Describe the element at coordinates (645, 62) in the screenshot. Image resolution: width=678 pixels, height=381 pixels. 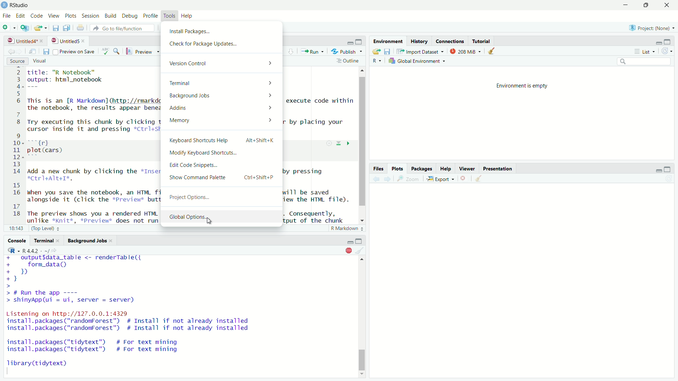
I see `search` at that location.